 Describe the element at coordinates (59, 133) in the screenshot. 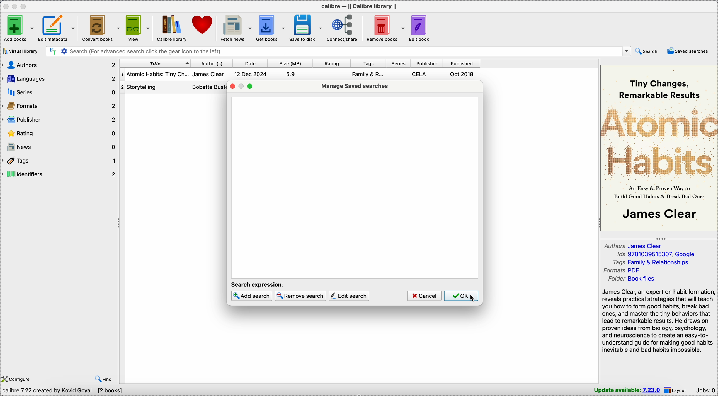

I see `rating` at that location.